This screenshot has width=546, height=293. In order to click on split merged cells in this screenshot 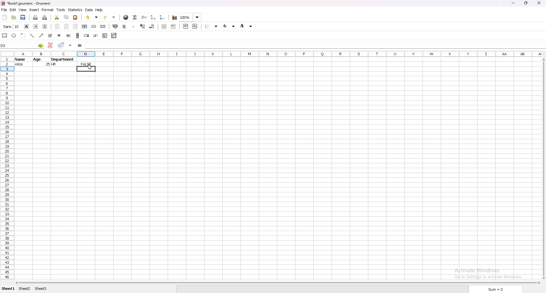, I will do `click(103, 26)`.